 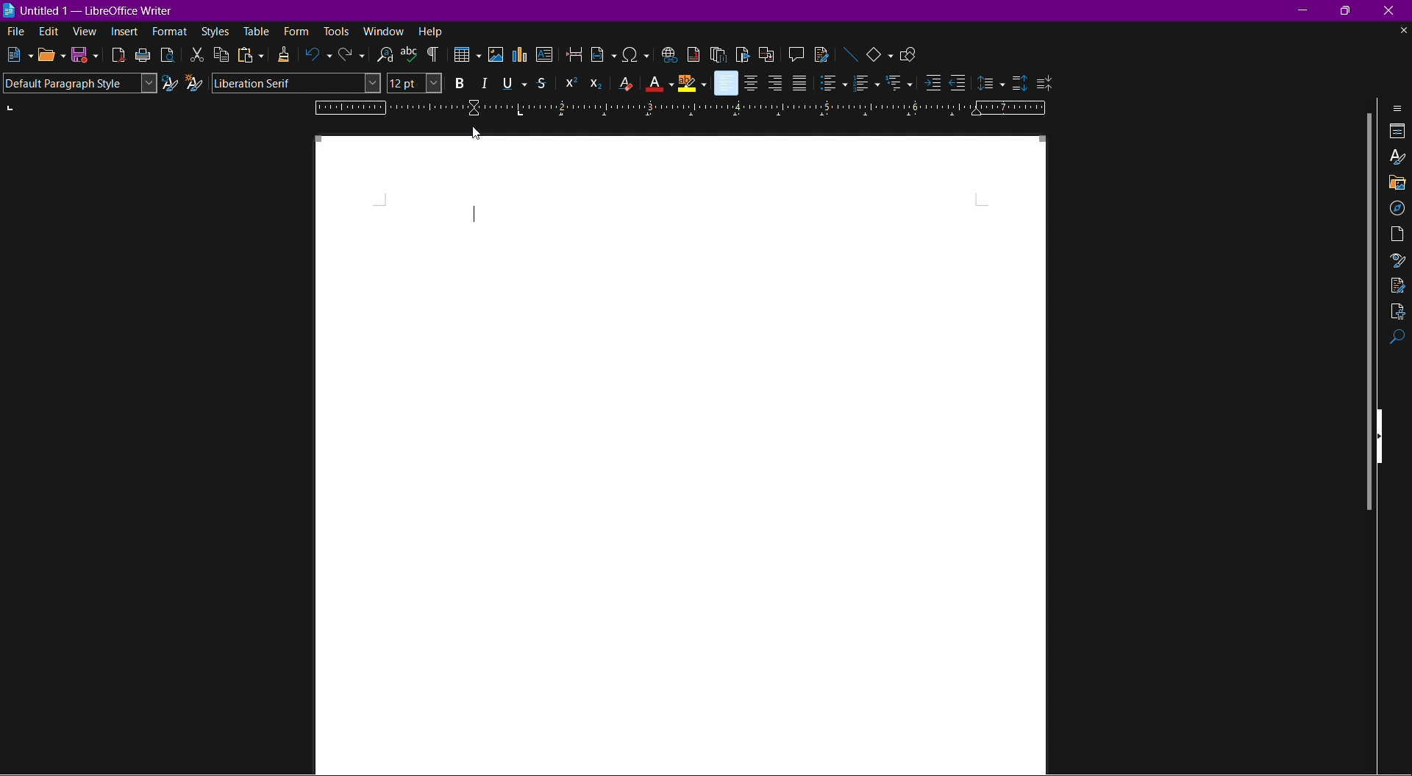 I want to click on Decrease Spacing, so click(x=1044, y=82).